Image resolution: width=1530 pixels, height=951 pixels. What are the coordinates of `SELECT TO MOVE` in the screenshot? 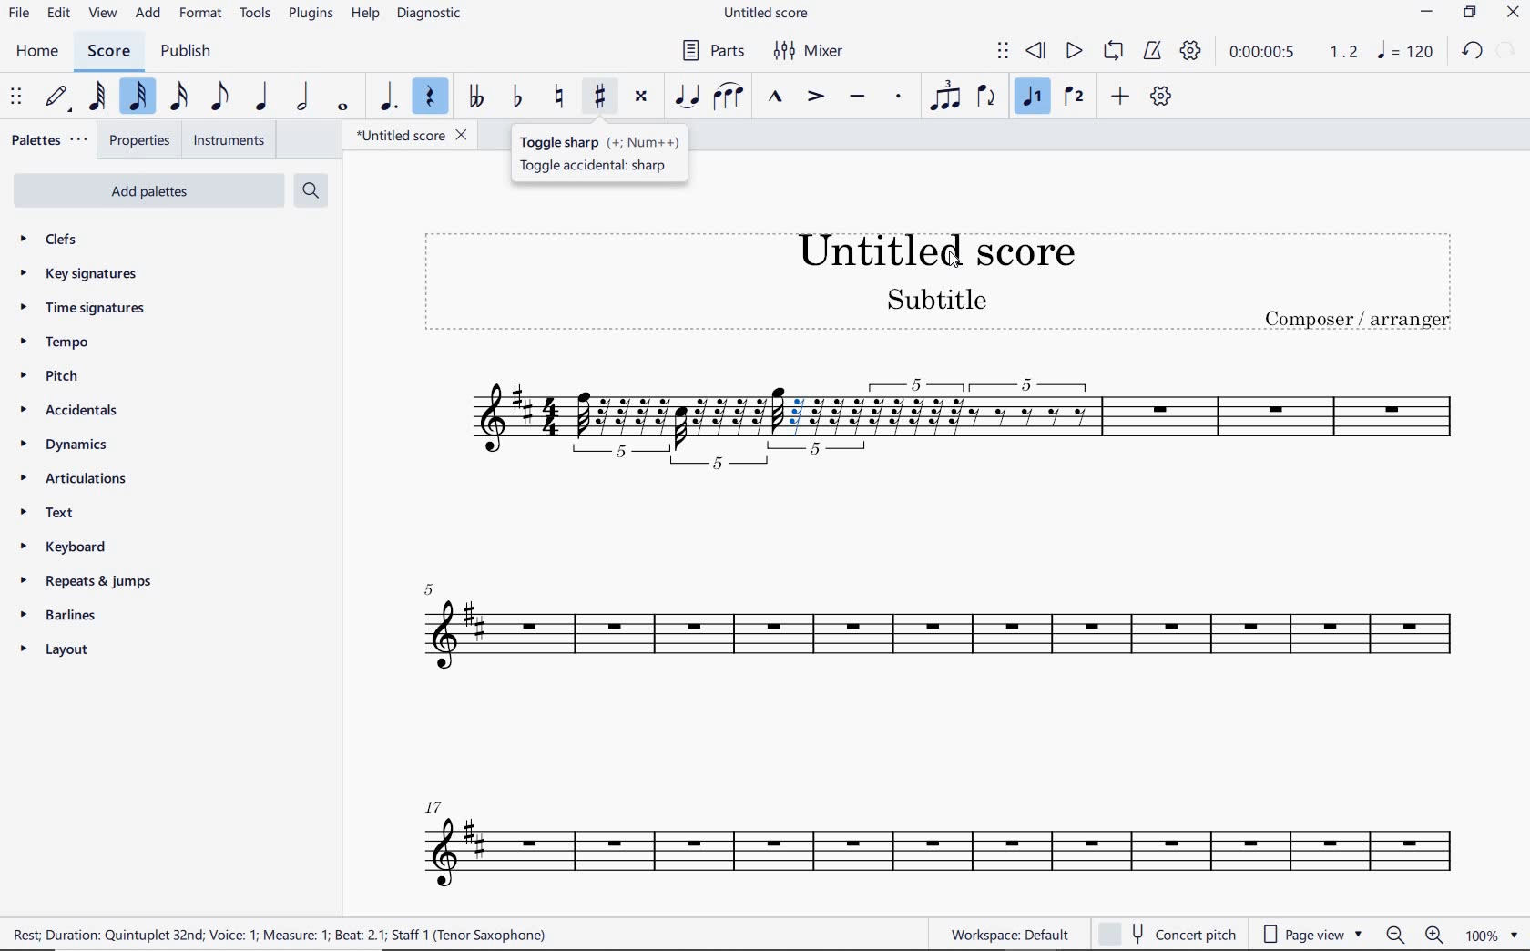 It's located at (1004, 54).